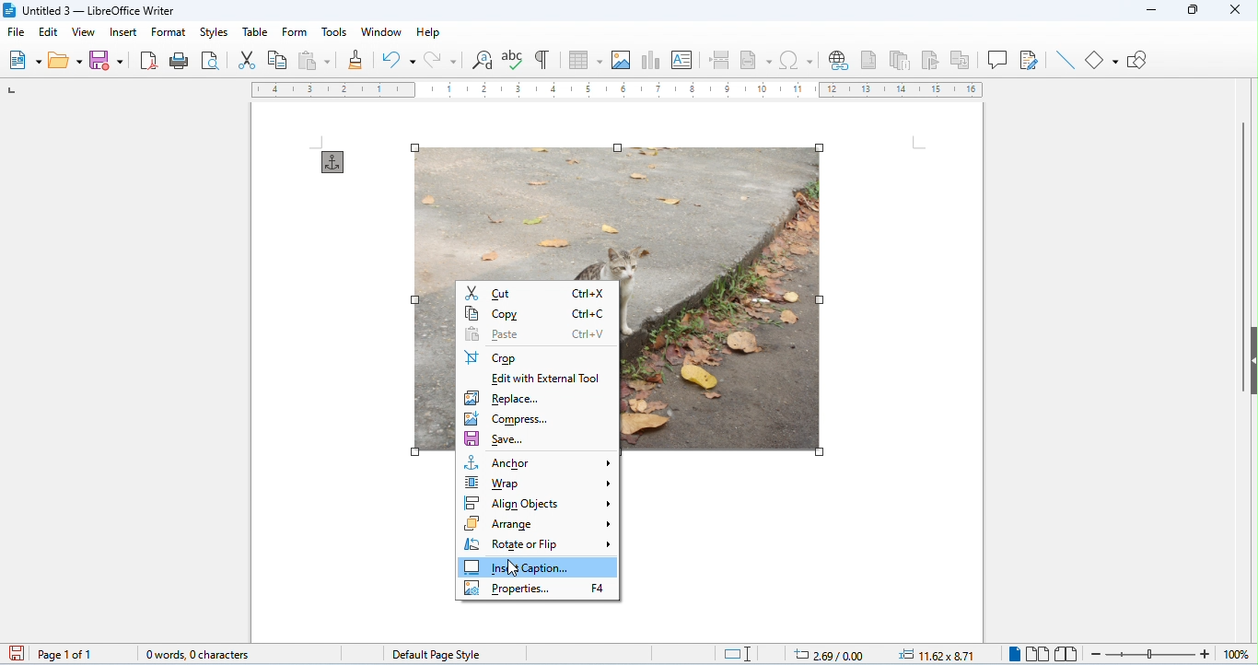 This screenshot has height=665, width=1258. I want to click on close, so click(1234, 9).